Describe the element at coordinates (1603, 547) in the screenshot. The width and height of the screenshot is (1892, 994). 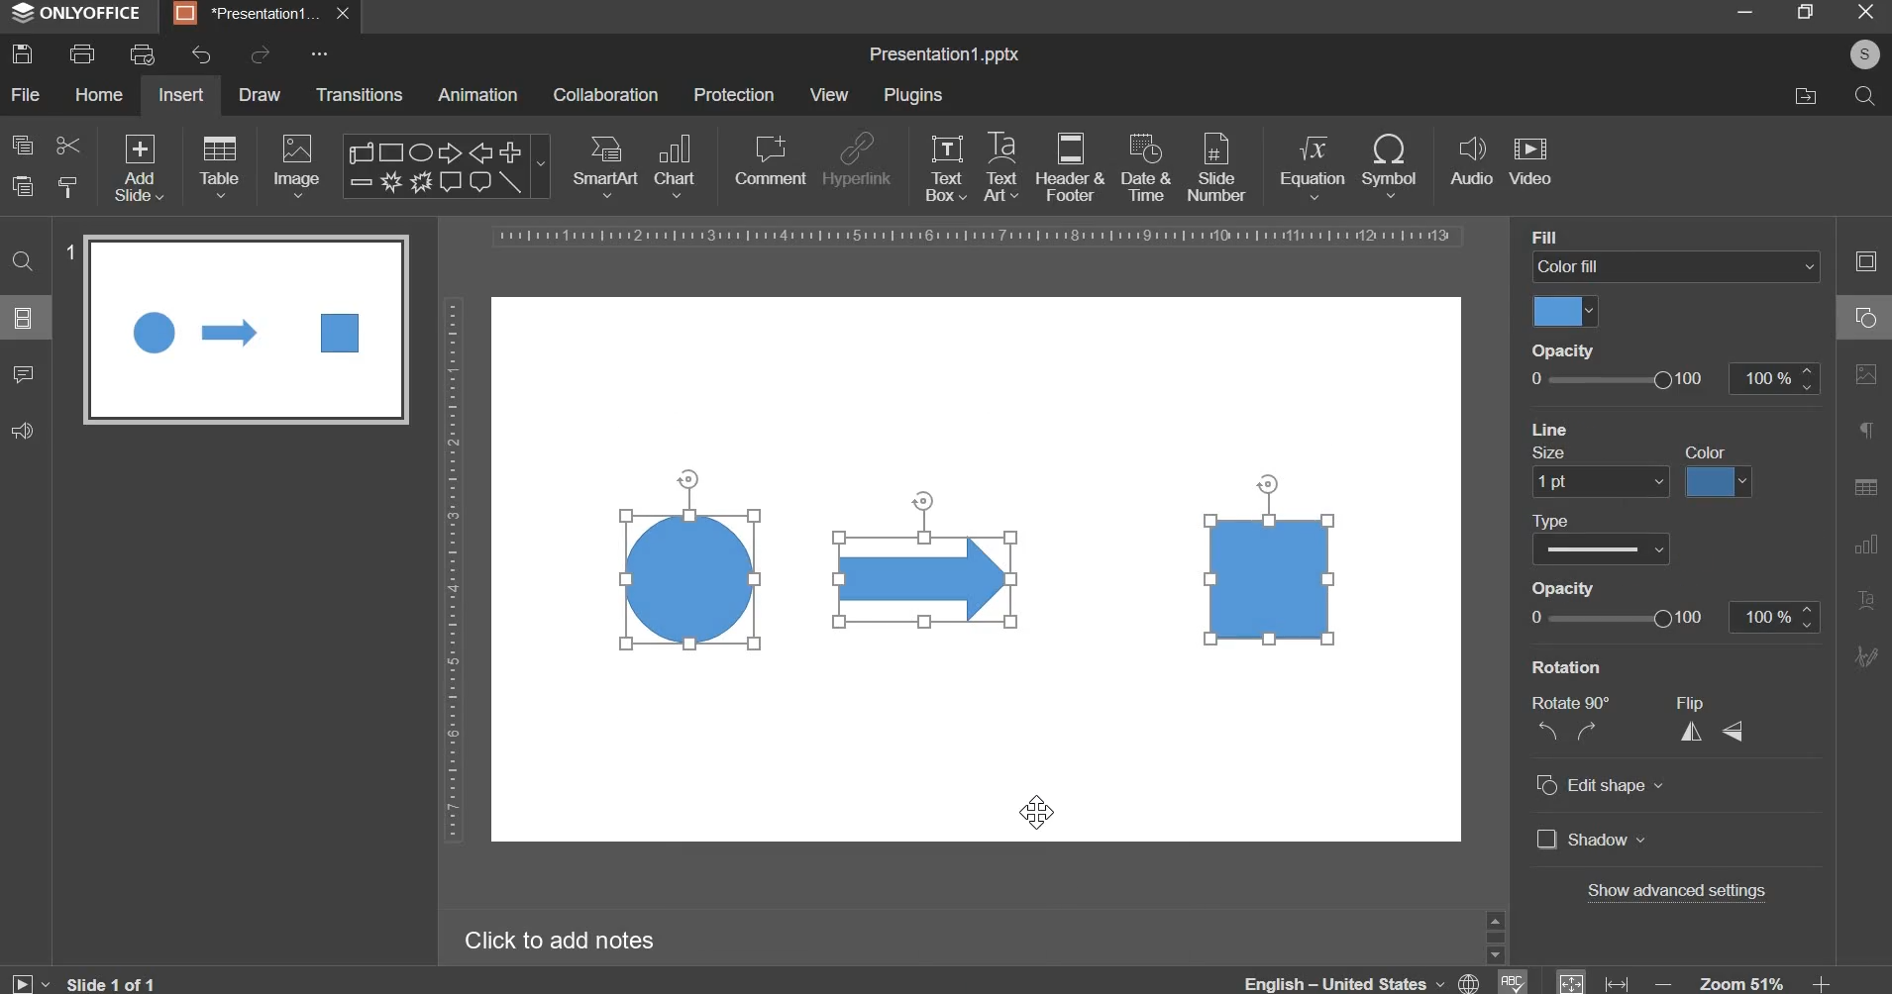
I see `line type` at that location.